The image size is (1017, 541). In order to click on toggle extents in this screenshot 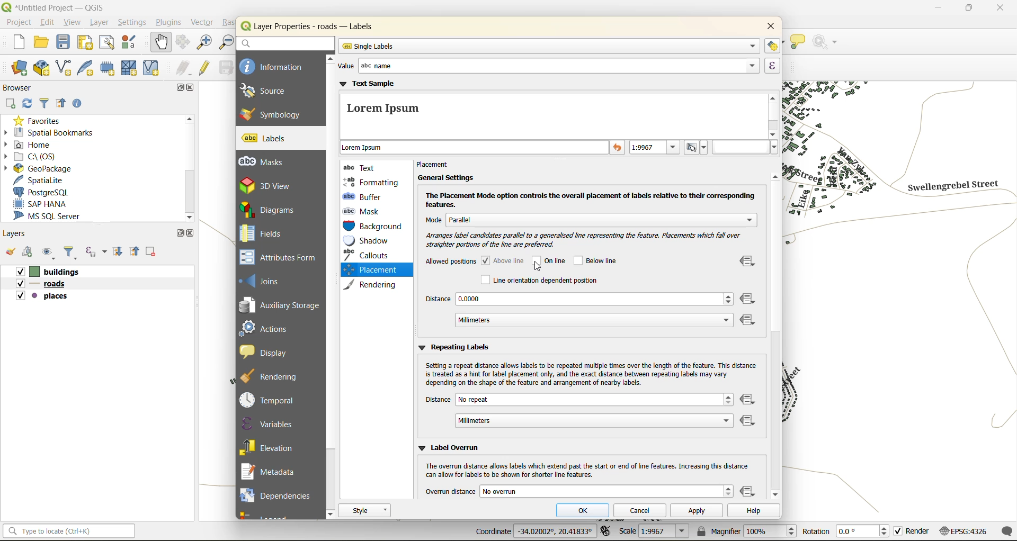, I will do `click(605, 529)`.